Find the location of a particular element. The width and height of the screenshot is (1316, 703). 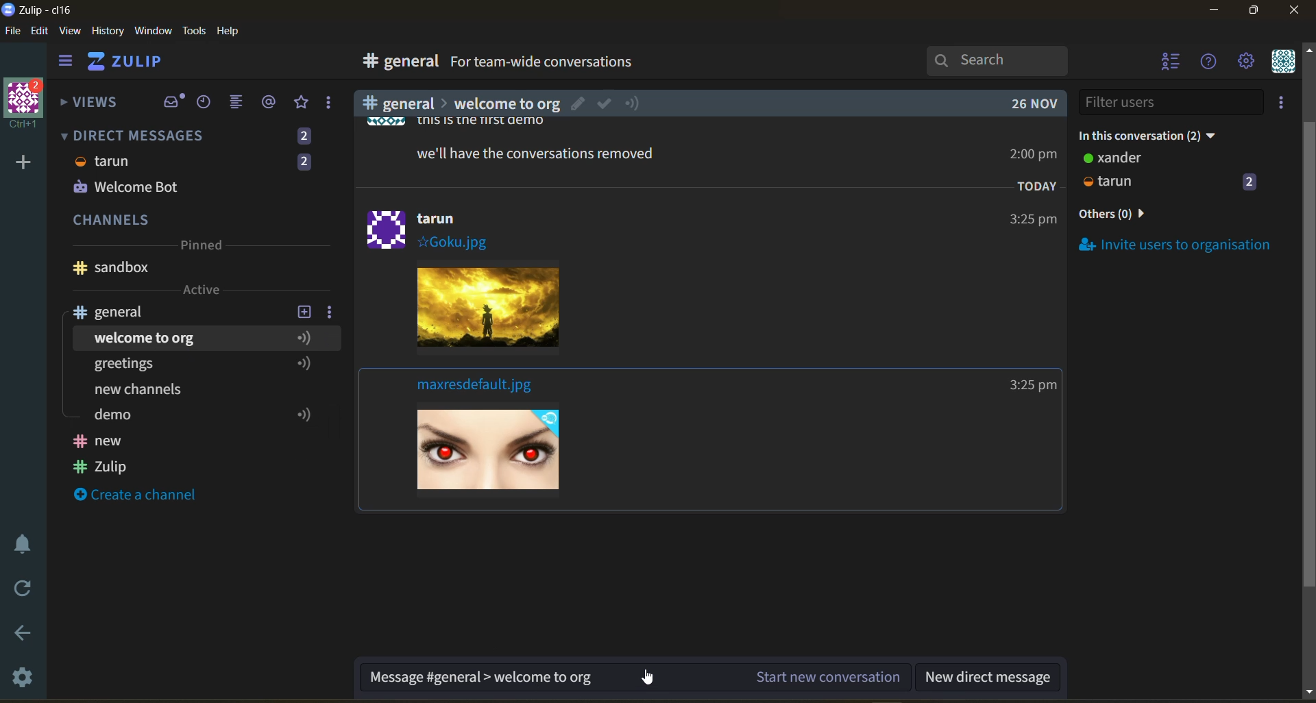

direct messages is located at coordinates (198, 134).